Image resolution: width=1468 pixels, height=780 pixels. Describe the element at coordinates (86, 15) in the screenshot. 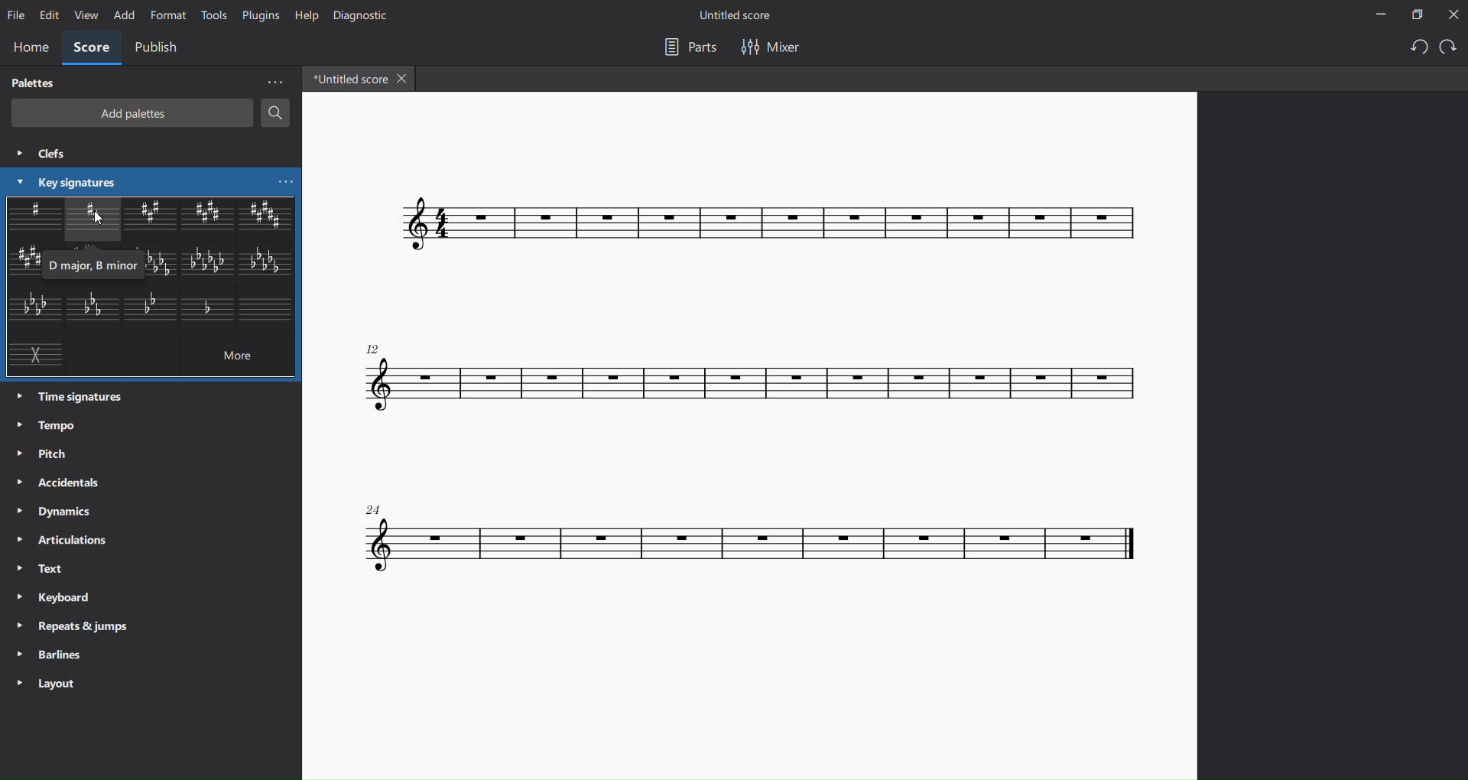

I see `view` at that location.